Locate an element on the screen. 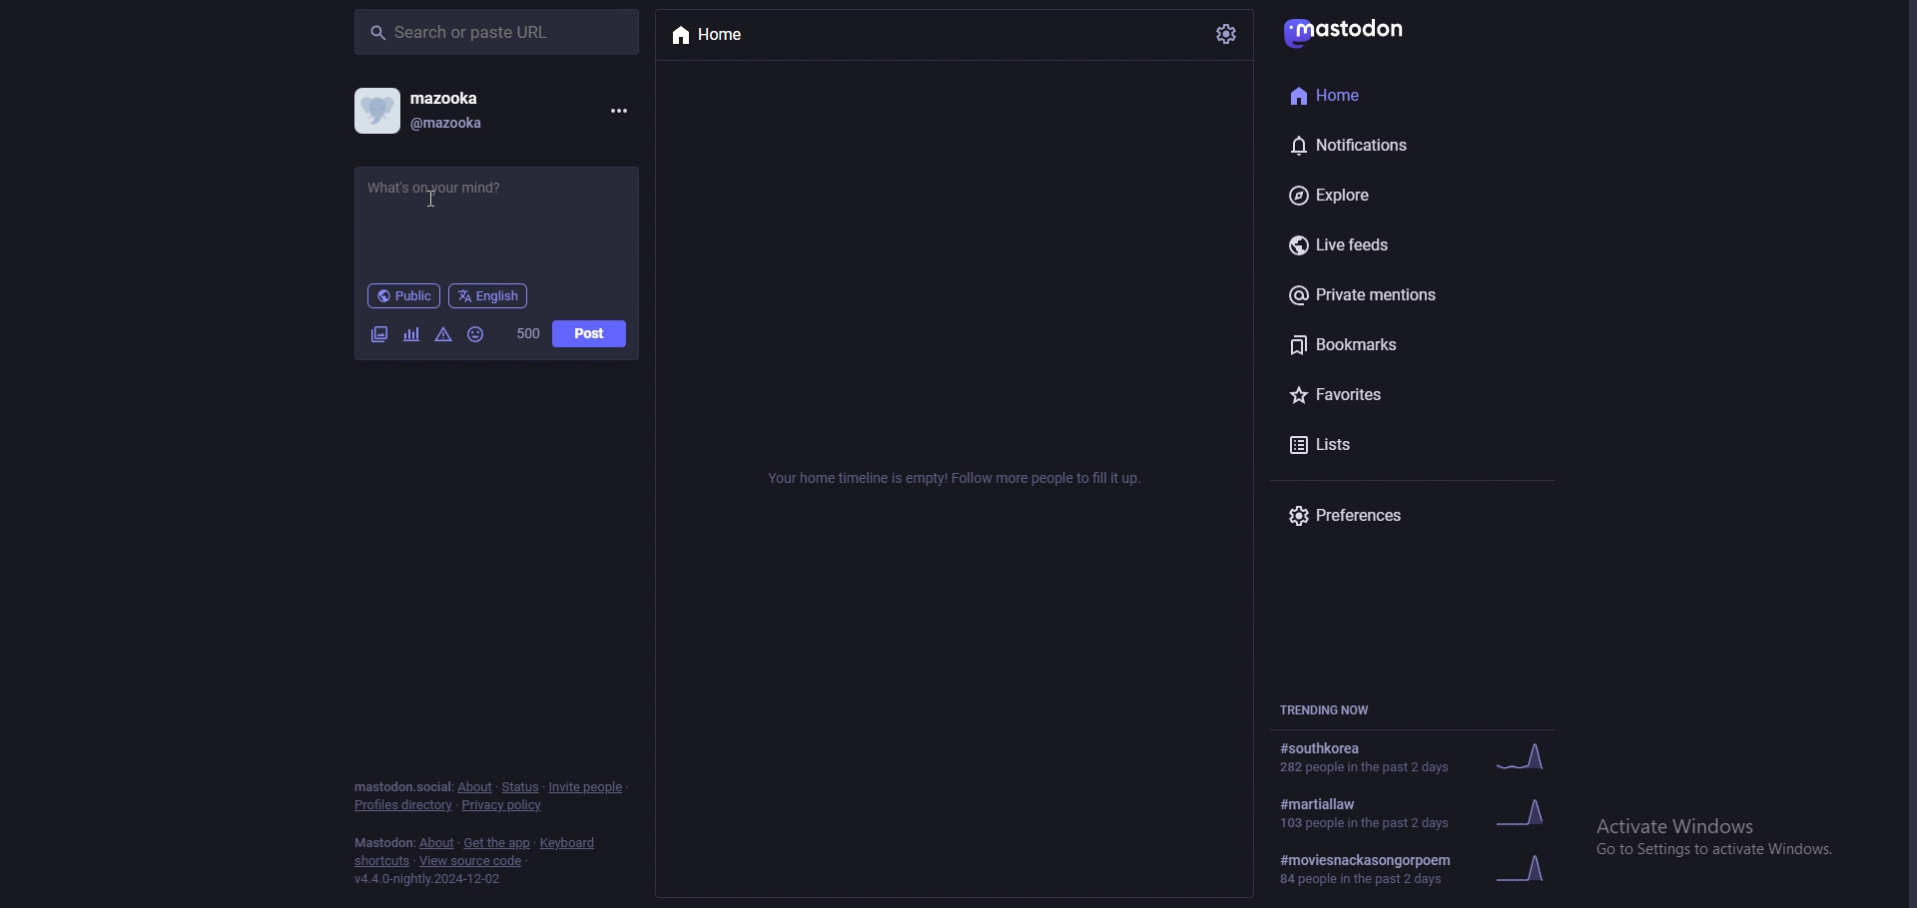 Image resolution: width=1917 pixels, height=908 pixels. lists is located at coordinates (1393, 442).